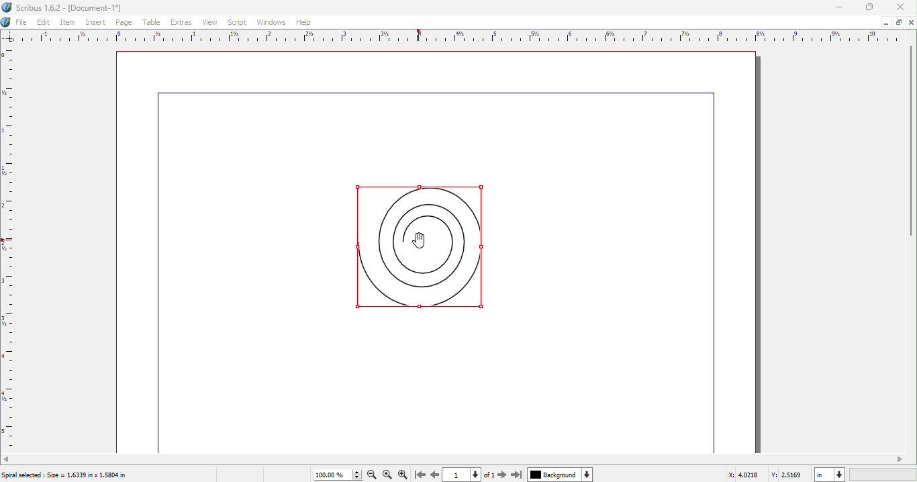  I want to click on Extras, so click(181, 23).